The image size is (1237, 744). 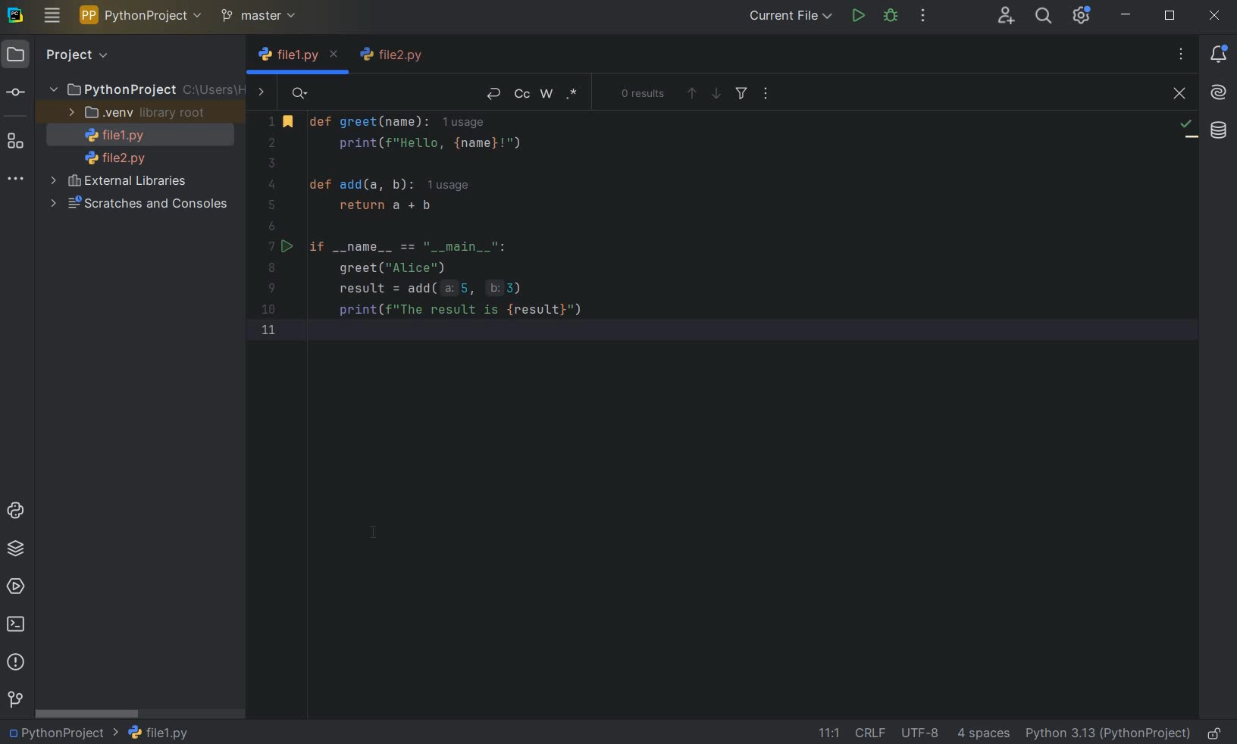 What do you see at coordinates (982, 734) in the screenshot?
I see `INDENT` at bounding box center [982, 734].